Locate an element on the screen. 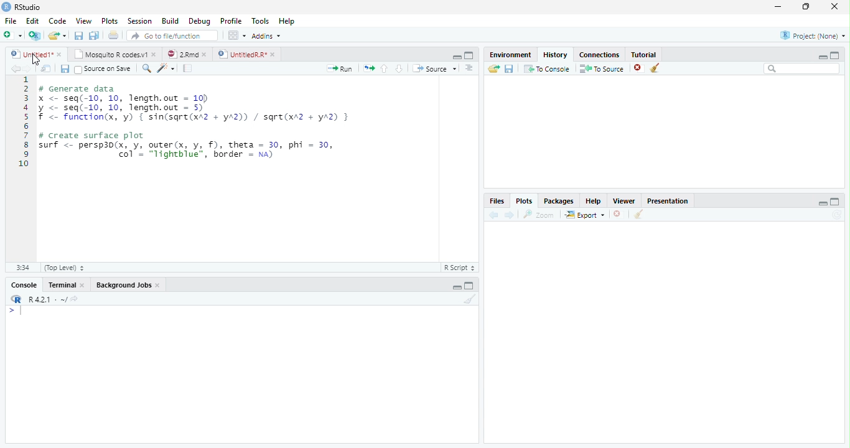  Untitled1* is located at coordinates (30, 54).